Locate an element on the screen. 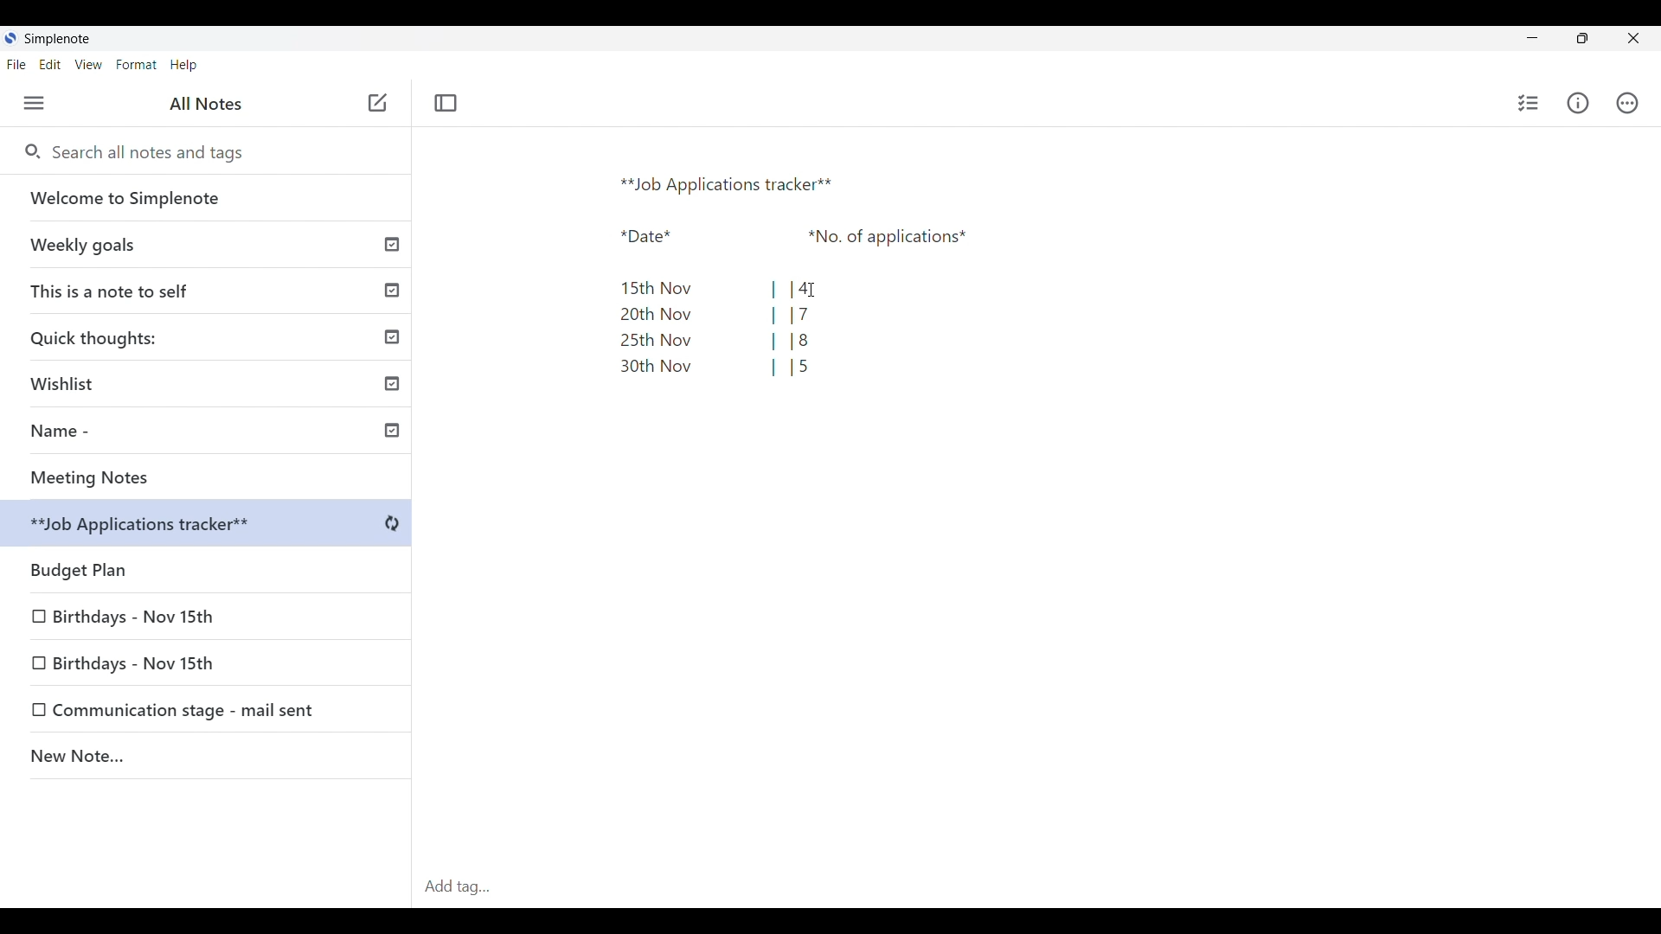 Image resolution: width=1661 pixels, height=934 pixels. Search all notes and tags is located at coordinates (154, 152).